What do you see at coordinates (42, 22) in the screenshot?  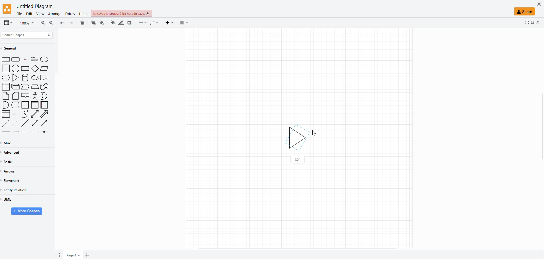 I see `zoom out` at bounding box center [42, 22].